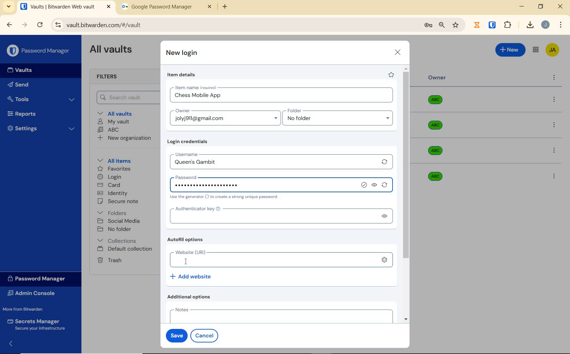 This screenshot has height=354, width=570. Describe the element at coordinates (434, 176) in the screenshot. I see `Owner organization` at that location.